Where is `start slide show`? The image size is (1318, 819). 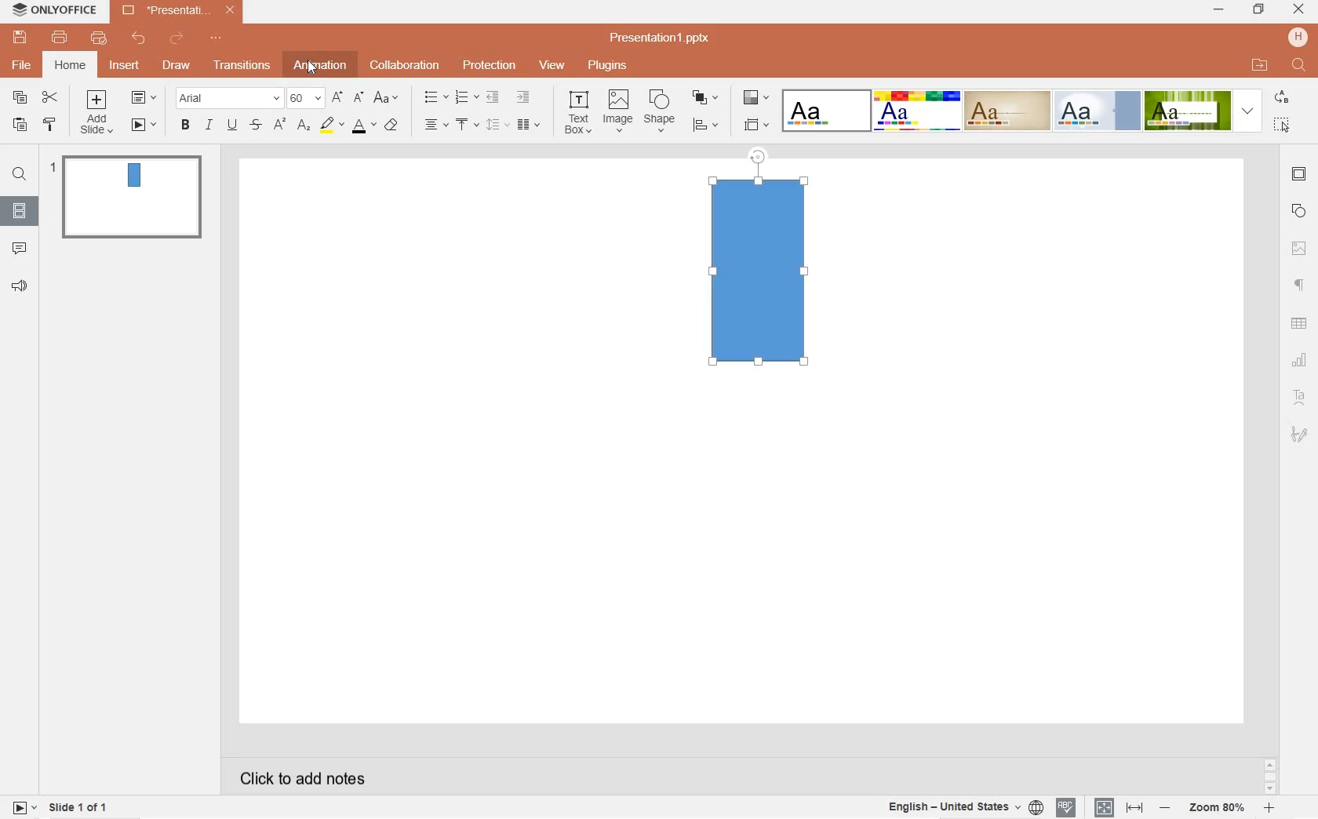 start slide show is located at coordinates (144, 126).